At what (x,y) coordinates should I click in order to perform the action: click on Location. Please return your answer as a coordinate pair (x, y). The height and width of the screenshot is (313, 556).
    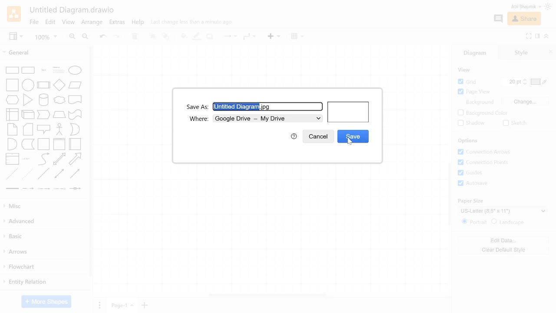
    Looking at the image, I should click on (268, 119).